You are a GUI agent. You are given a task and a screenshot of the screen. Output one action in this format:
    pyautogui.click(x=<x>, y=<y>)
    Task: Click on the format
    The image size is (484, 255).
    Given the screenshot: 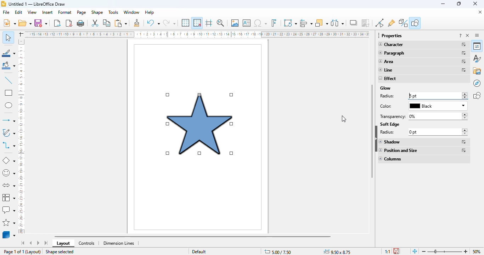 What is the action you would take?
    pyautogui.click(x=65, y=12)
    